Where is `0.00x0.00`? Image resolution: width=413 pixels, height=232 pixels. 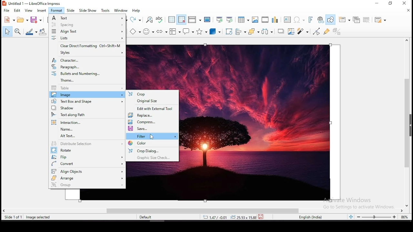
0.00x0.00 is located at coordinates (242, 217).